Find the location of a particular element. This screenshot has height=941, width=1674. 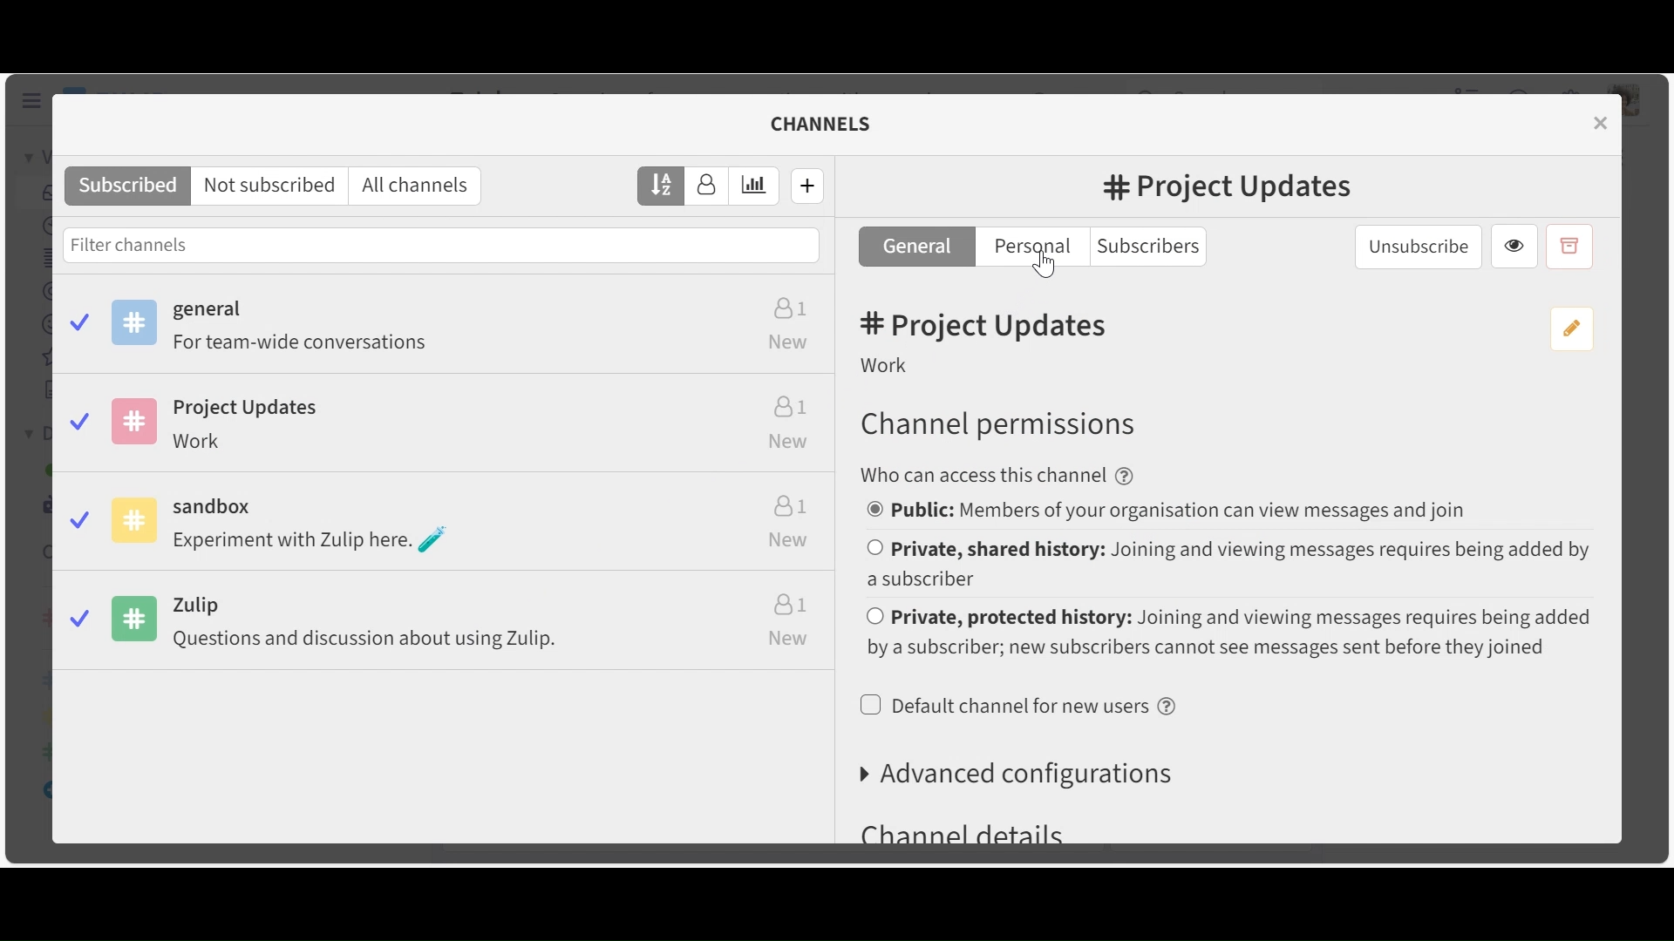

Sandbox is located at coordinates (446, 526).